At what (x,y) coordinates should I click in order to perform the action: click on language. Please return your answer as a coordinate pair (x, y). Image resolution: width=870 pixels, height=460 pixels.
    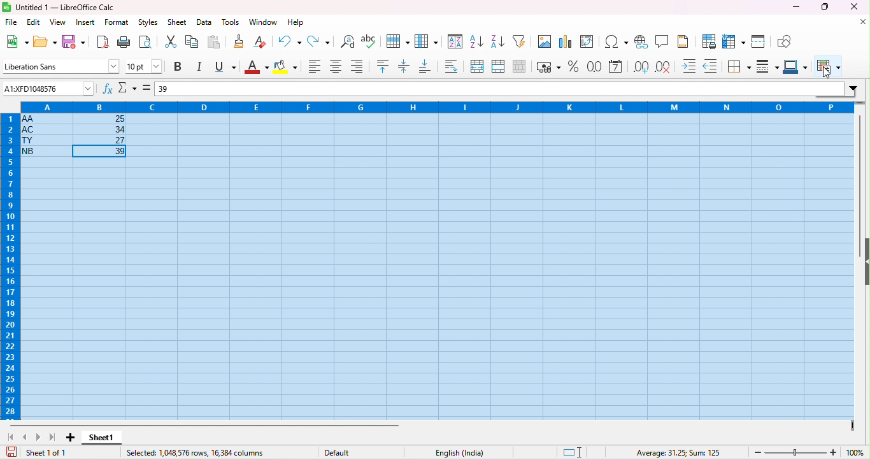
    Looking at the image, I should click on (455, 451).